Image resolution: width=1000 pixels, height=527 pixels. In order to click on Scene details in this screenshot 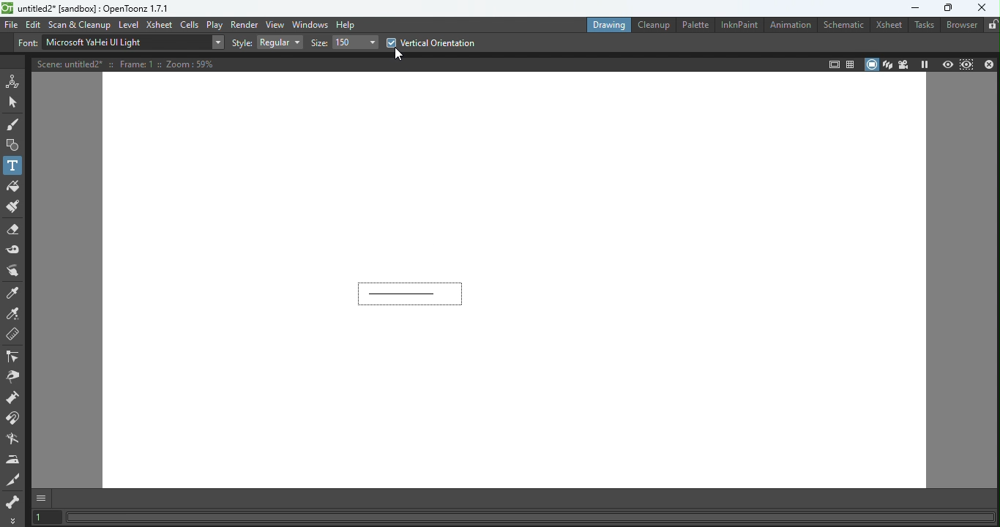, I will do `click(130, 64)`.